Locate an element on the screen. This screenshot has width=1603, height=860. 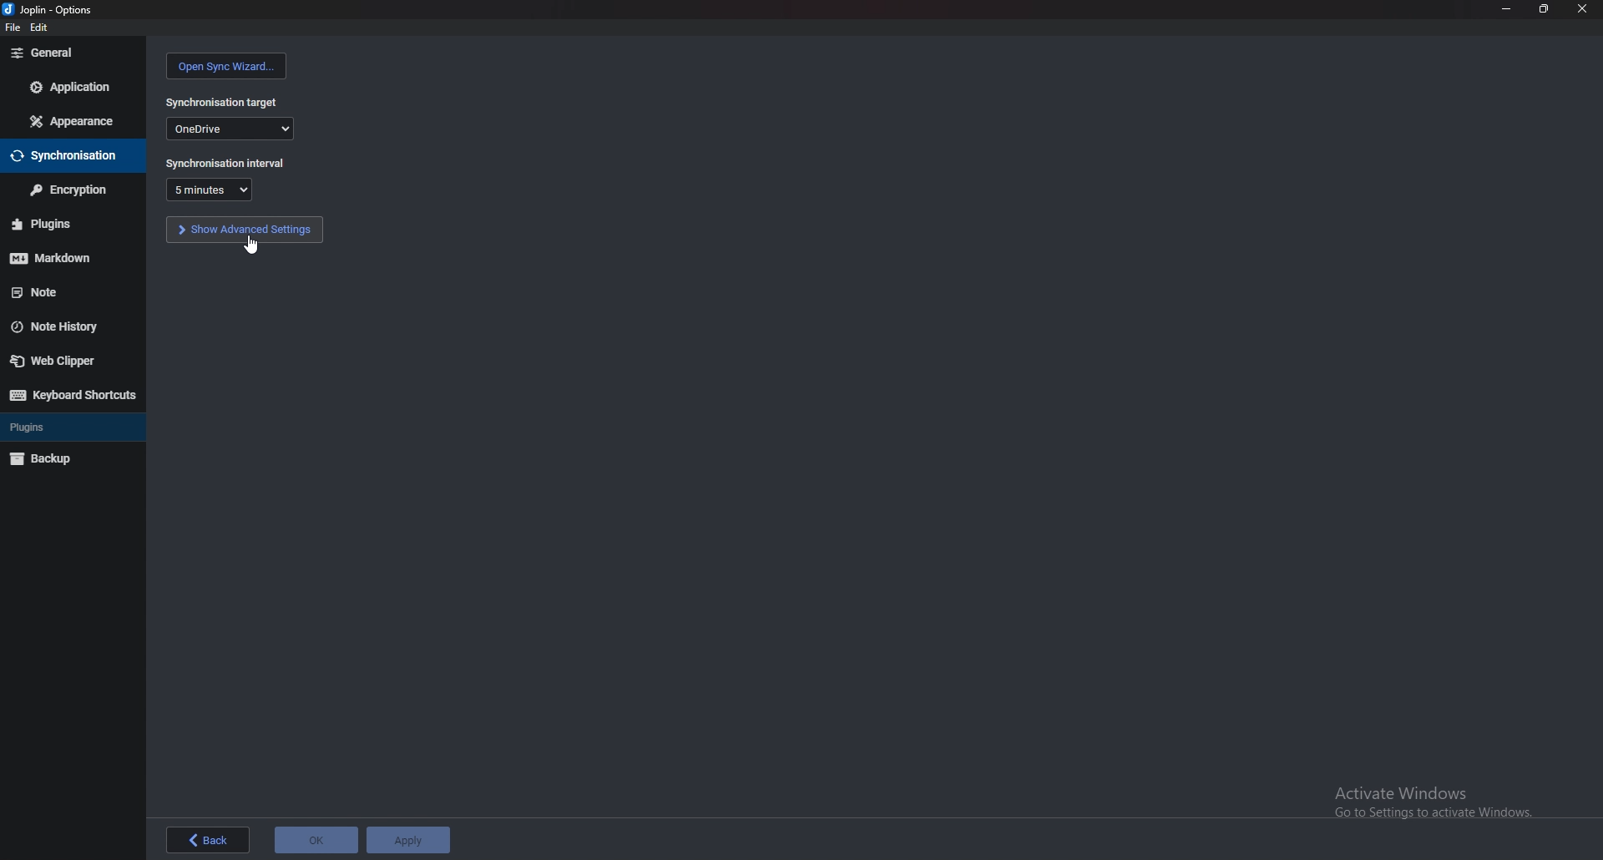
backup is located at coordinates (68, 458).